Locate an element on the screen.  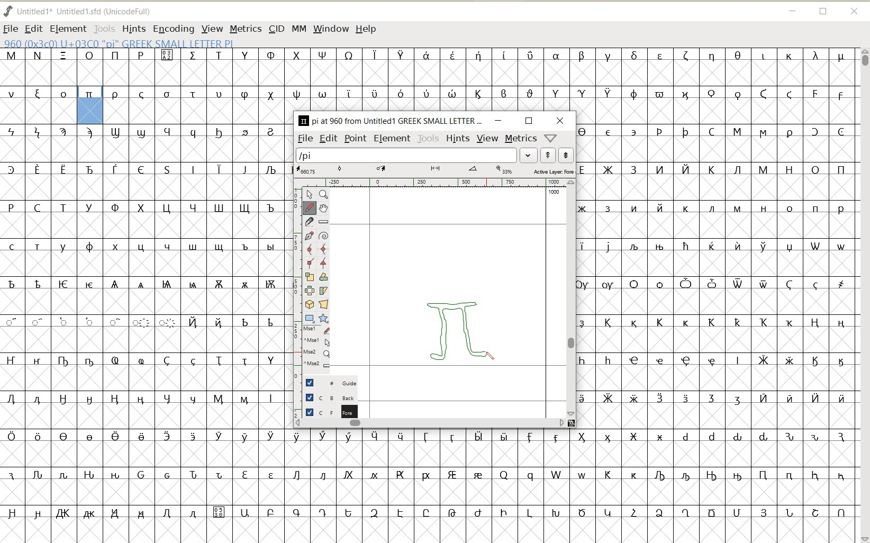
MINIMIZE is located at coordinates (497, 121).